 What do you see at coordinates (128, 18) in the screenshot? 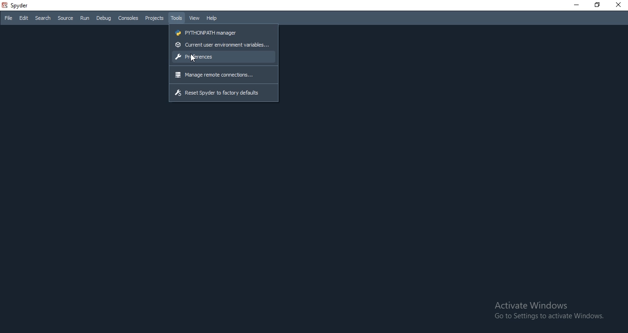
I see `Consoles` at bounding box center [128, 18].